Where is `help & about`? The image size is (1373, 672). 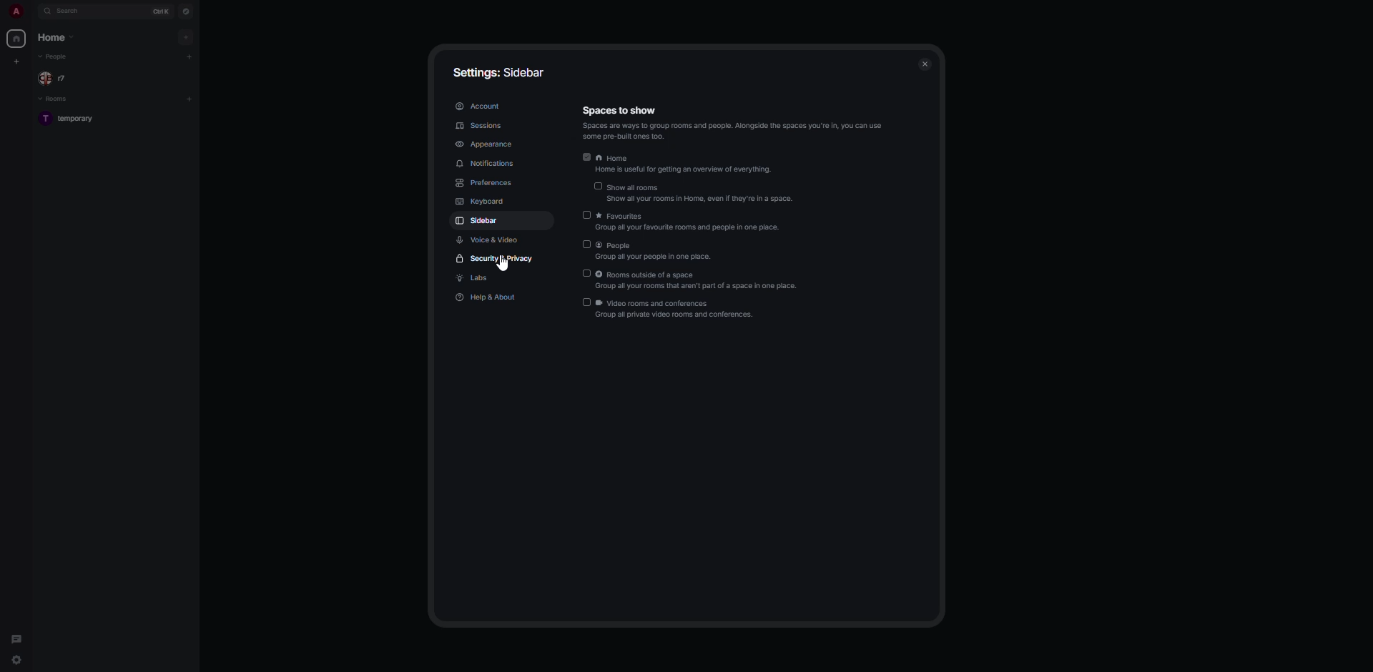 help & about is located at coordinates (489, 297).